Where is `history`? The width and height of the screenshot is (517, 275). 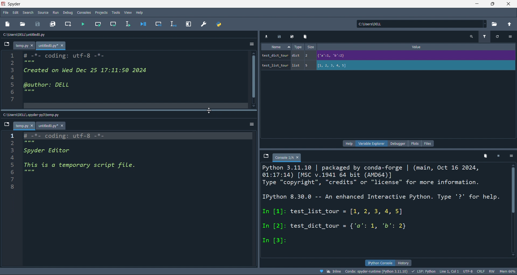
history is located at coordinates (410, 262).